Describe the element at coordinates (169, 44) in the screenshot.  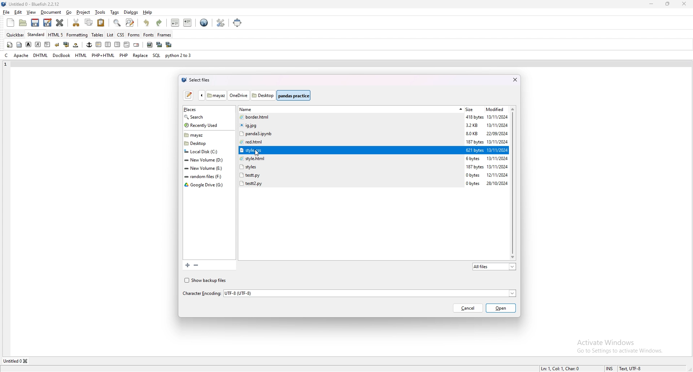
I see `multi thumbnail` at that location.